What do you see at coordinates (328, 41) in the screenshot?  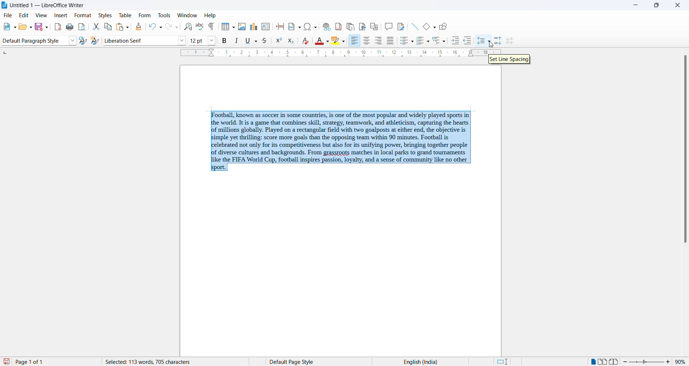 I see `font color options` at bounding box center [328, 41].